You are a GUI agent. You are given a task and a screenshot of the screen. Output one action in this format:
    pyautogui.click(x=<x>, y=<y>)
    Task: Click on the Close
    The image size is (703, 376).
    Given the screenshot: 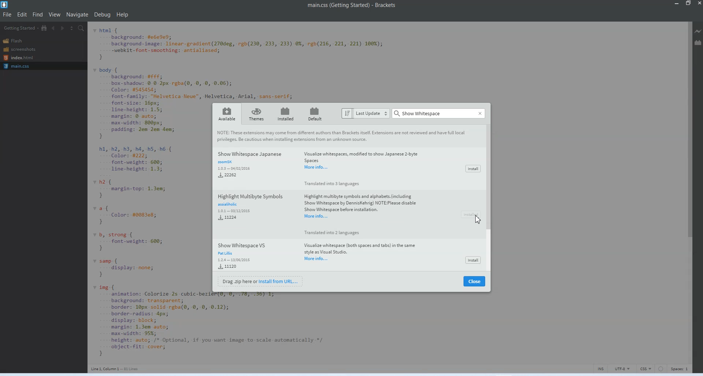 What is the action you would take?
    pyautogui.click(x=475, y=281)
    